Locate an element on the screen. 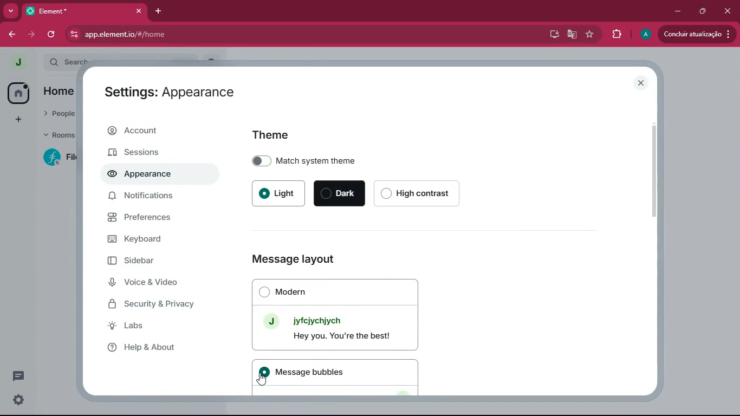 This screenshot has height=416, width=740. add tab is located at coordinates (156, 10).